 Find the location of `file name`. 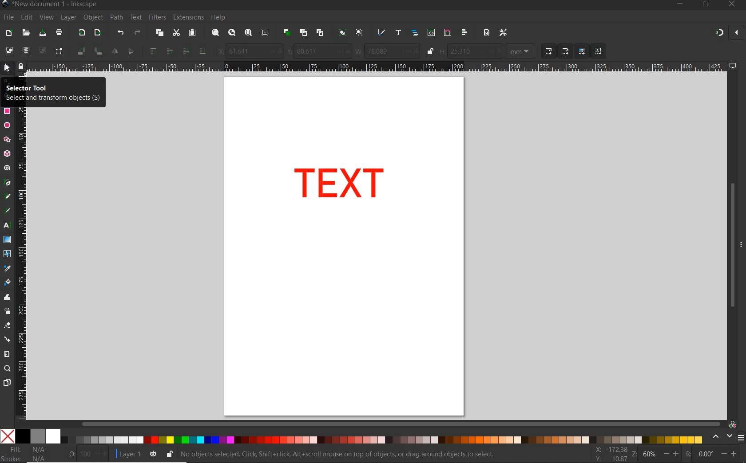

file name is located at coordinates (50, 4).